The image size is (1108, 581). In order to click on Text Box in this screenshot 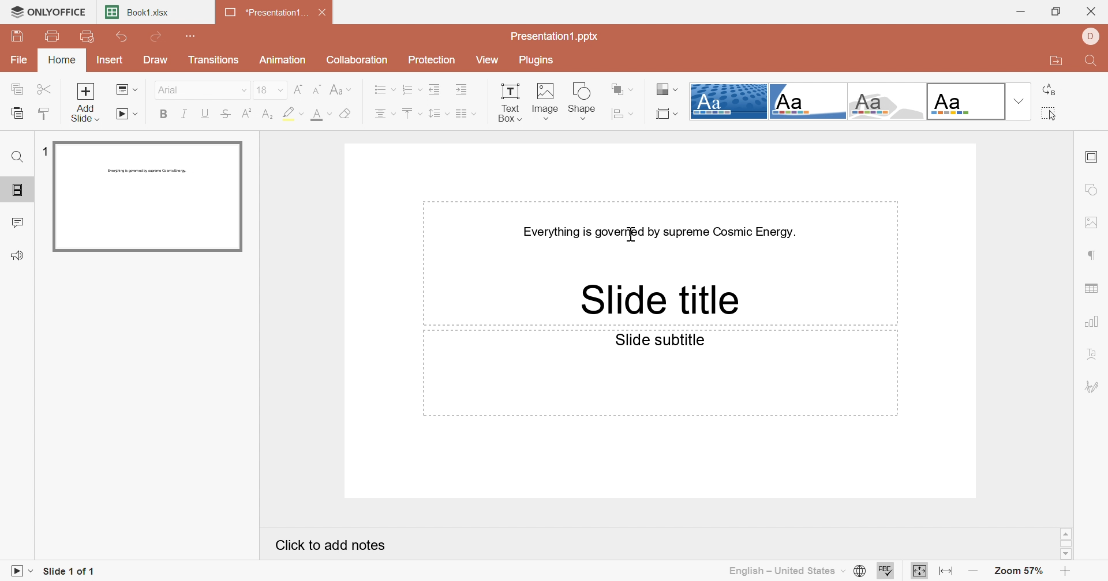, I will do `click(509, 101)`.